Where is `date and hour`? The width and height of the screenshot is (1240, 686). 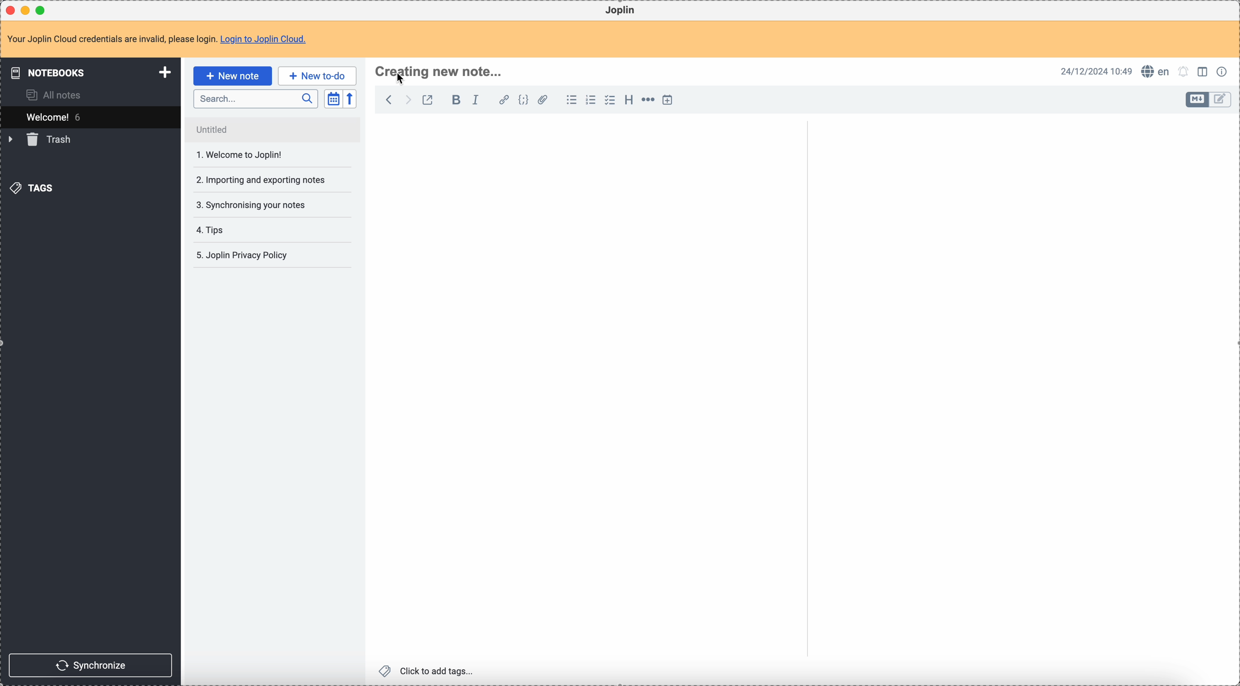 date and hour is located at coordinates (1096, 71).